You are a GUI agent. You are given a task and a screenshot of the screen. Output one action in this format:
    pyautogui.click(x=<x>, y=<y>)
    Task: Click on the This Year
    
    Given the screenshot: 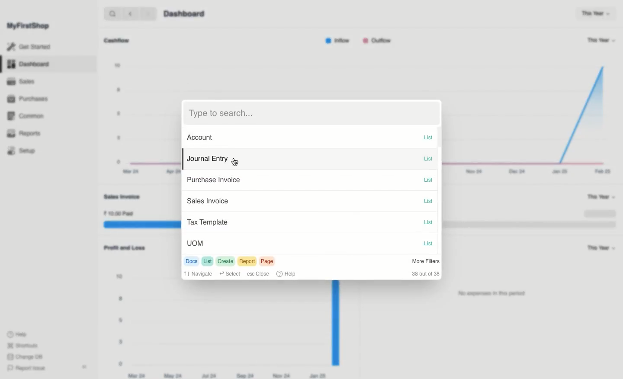 What is the action you would take?
    pyautogui.click(x=602, y=41)
    